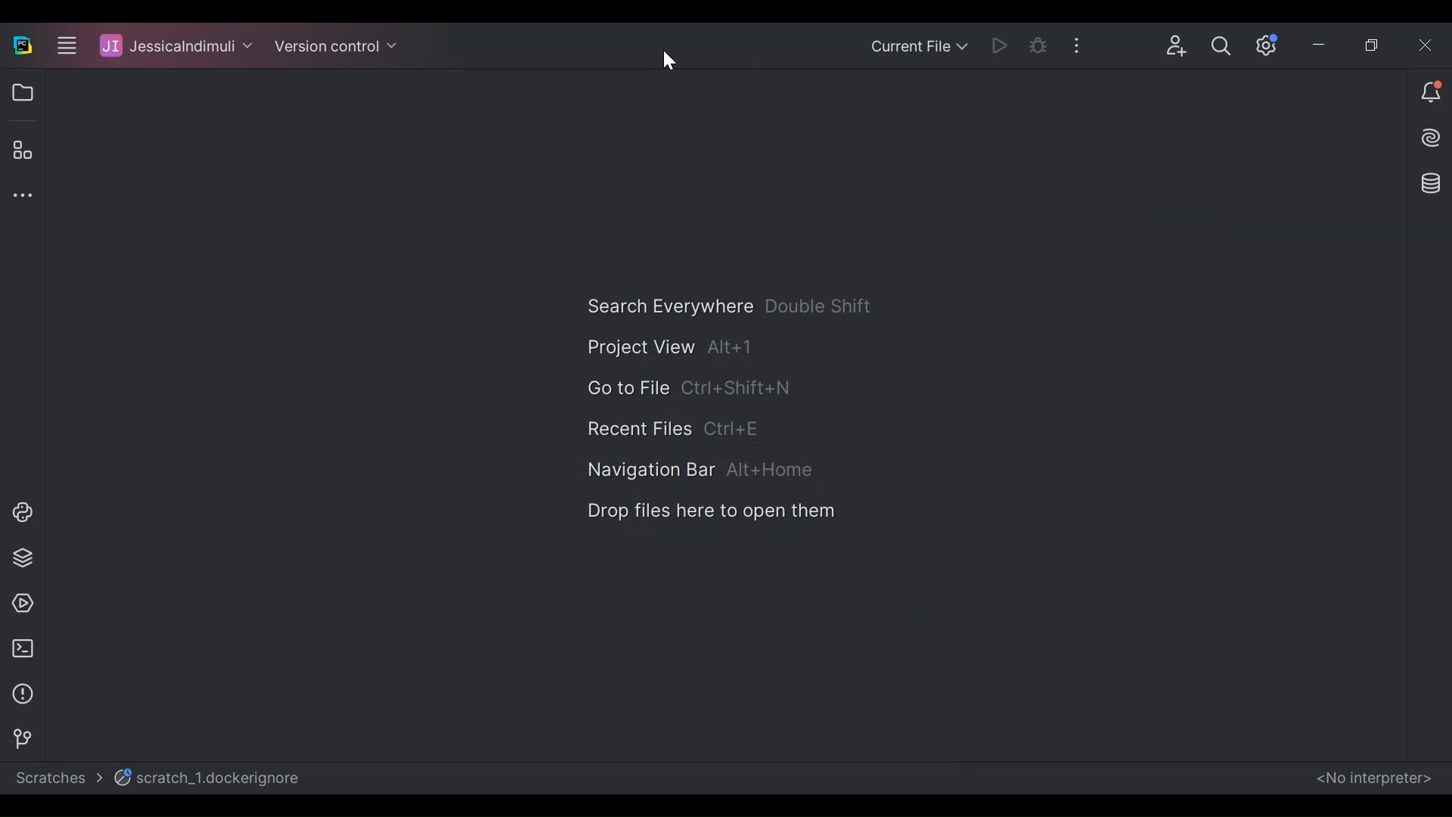  What do you see at coordinates (17, 511) in the screenshot?
I see `Python Console` at bounding box center [17, 511].